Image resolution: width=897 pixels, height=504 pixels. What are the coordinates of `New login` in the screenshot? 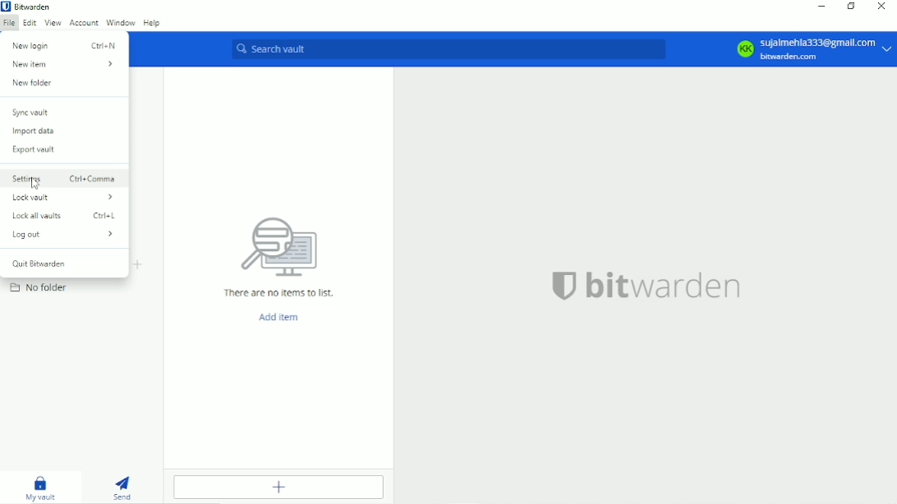 It's located at (64, 46).